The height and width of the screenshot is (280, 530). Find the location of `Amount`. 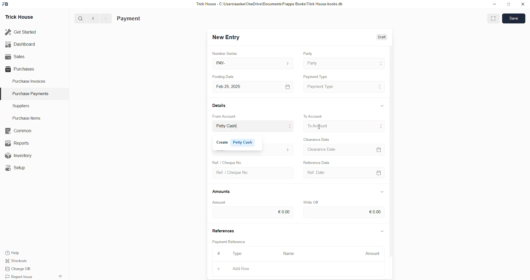

Amount is located at coordinates (219, 202).